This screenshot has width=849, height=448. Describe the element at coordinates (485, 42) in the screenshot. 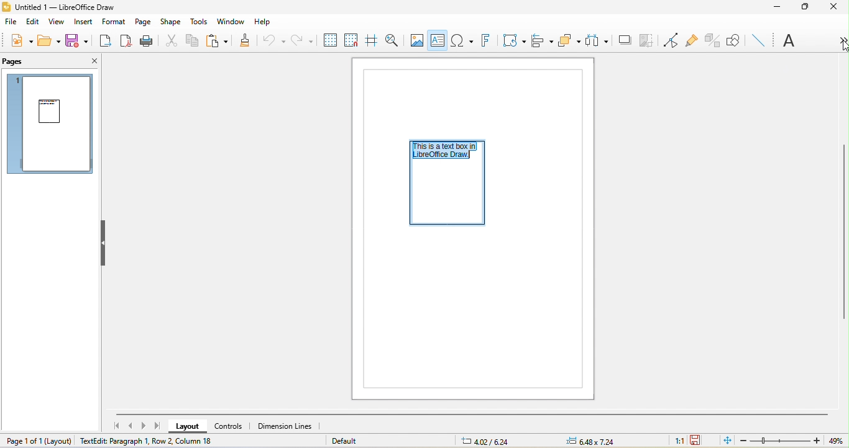

I see `fontwork text` at that location.